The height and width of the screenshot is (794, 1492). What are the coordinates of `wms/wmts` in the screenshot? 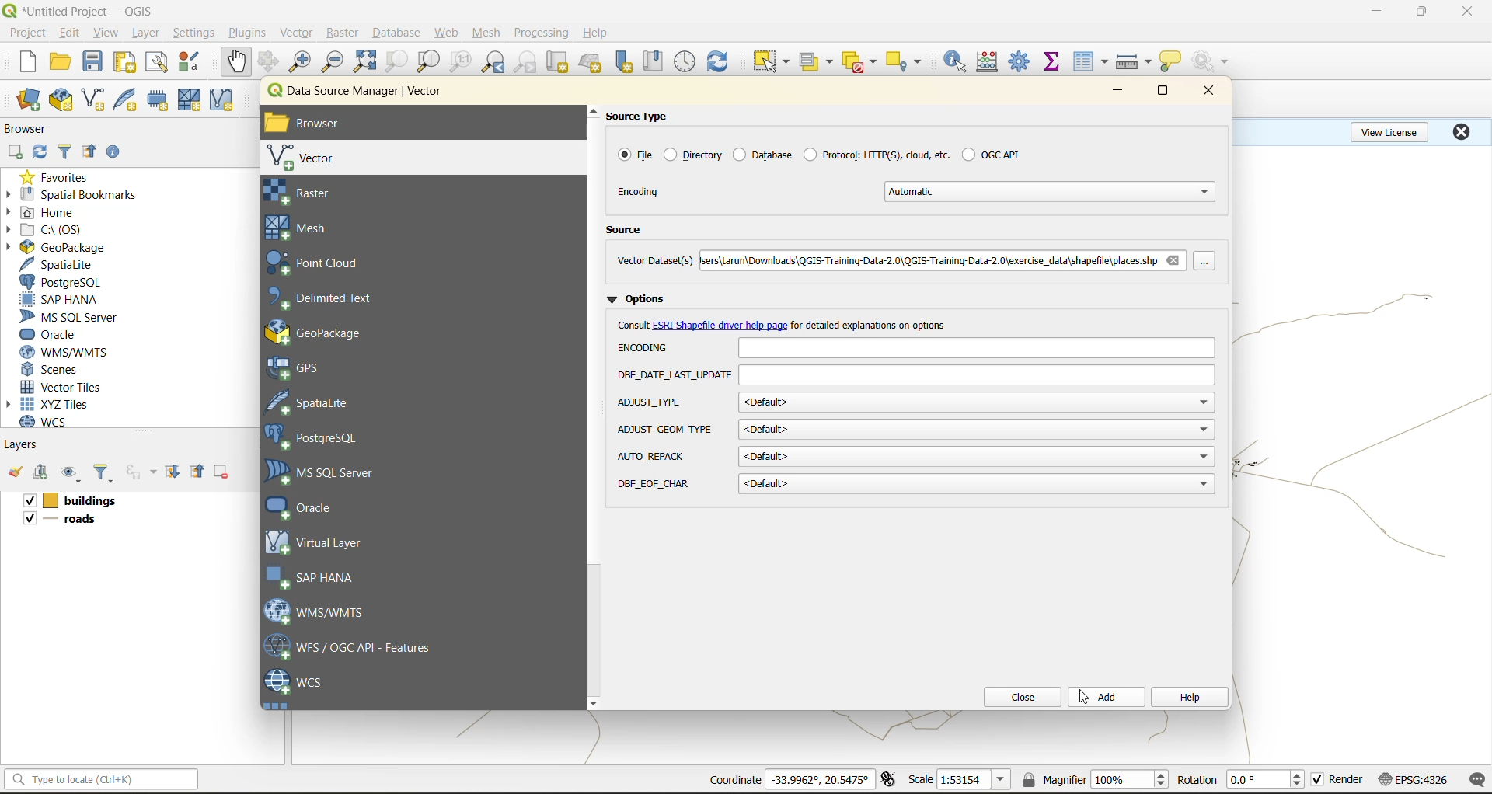 It's located at (70, 352).